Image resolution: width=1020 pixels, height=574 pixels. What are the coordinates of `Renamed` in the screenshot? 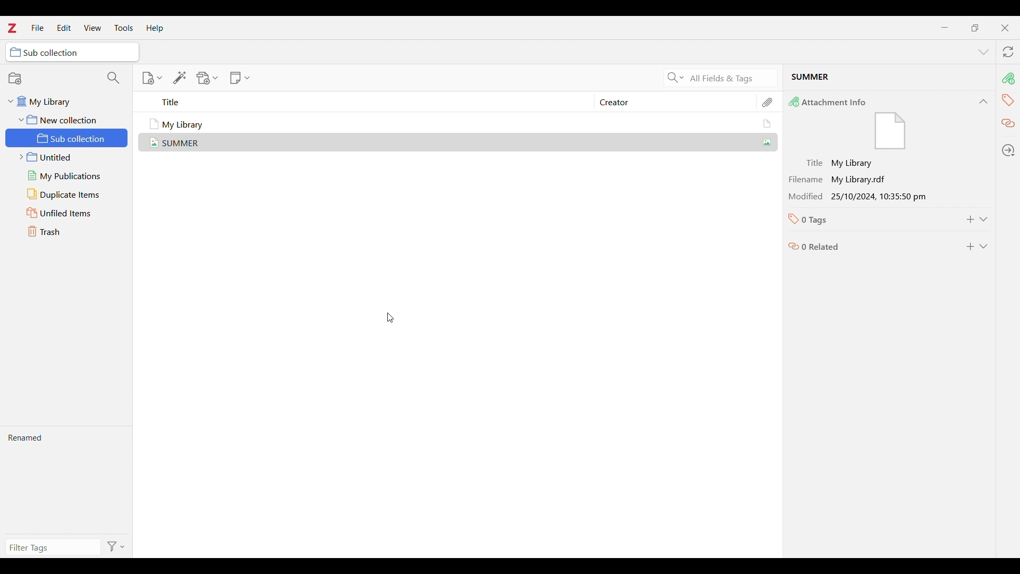 It's located at (66, 480).